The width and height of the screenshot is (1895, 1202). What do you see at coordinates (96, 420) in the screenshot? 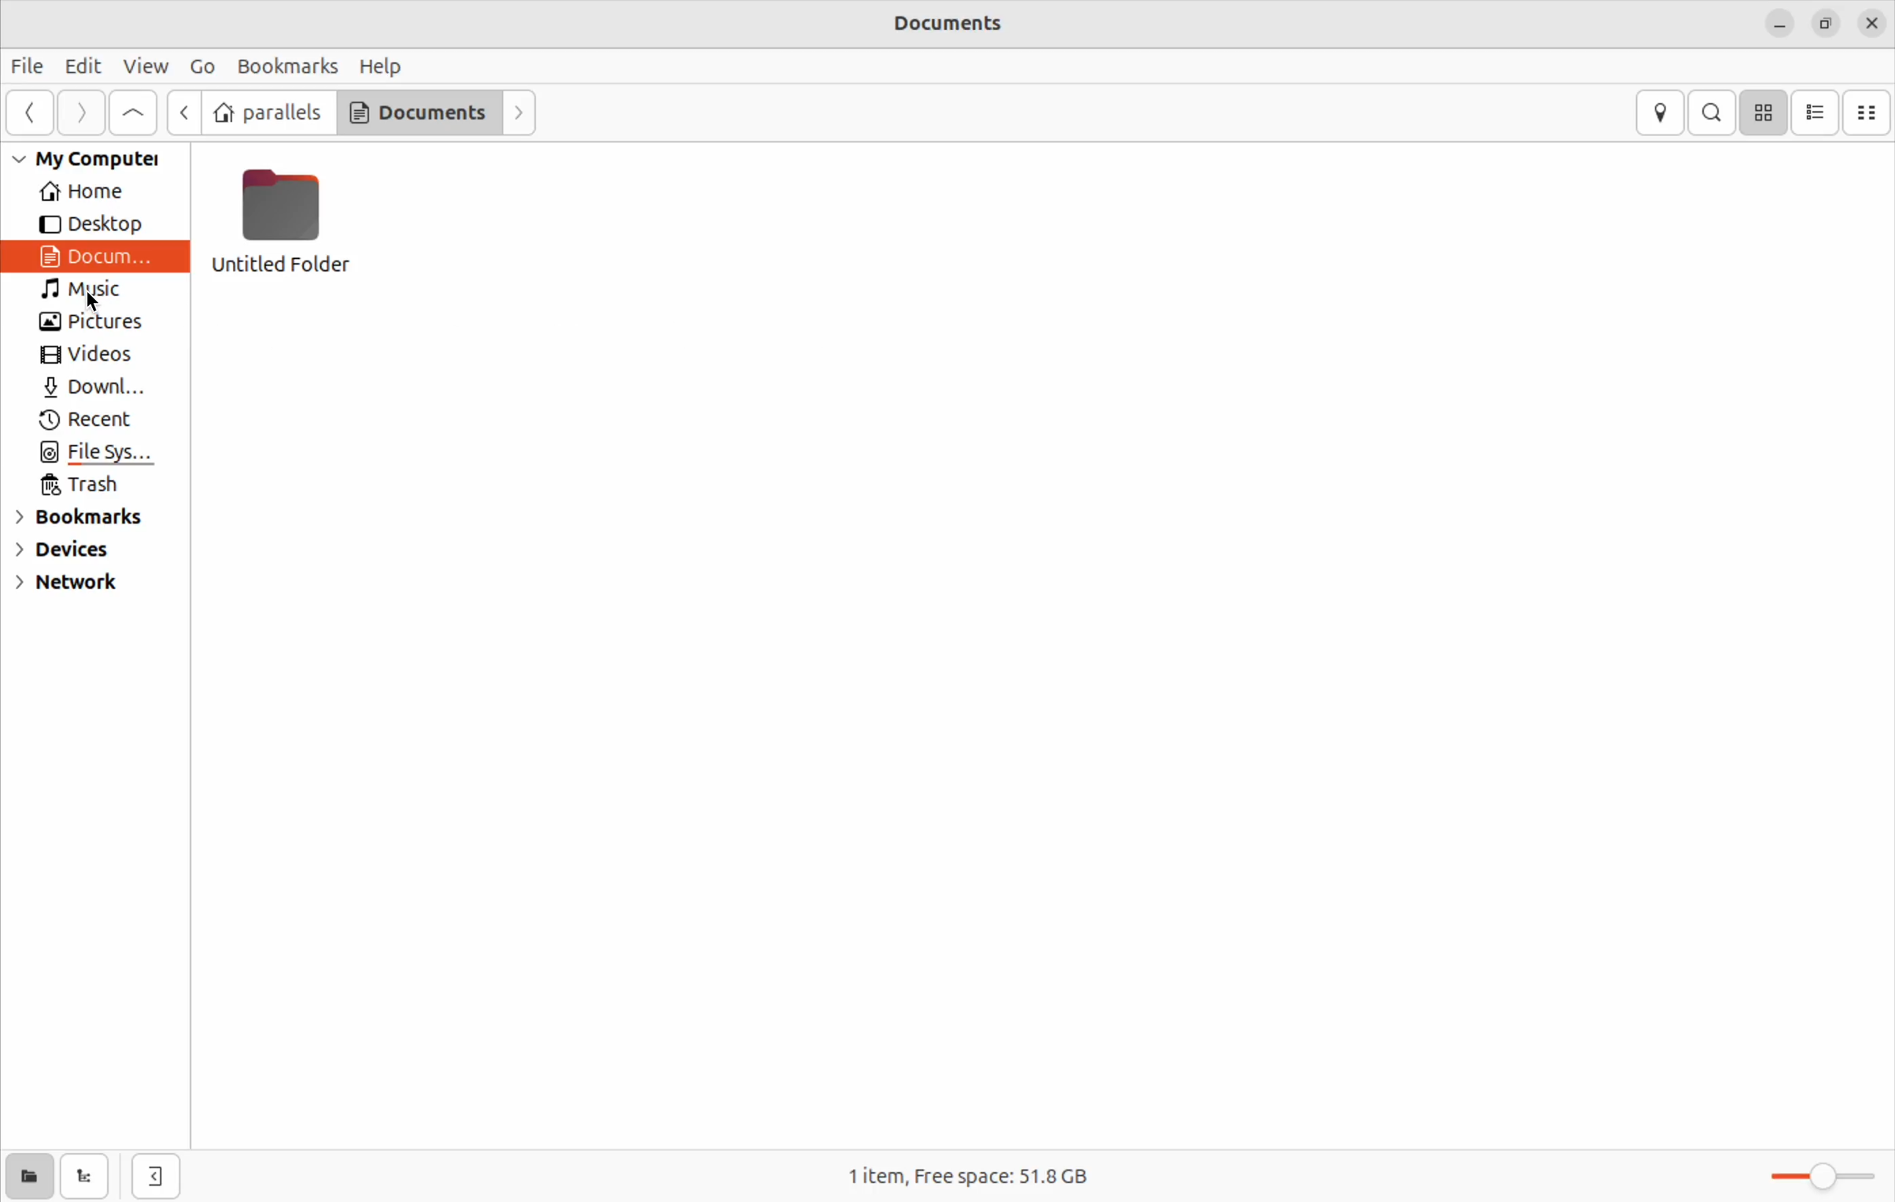
I see `Recent` at bounding box center [96, 420].